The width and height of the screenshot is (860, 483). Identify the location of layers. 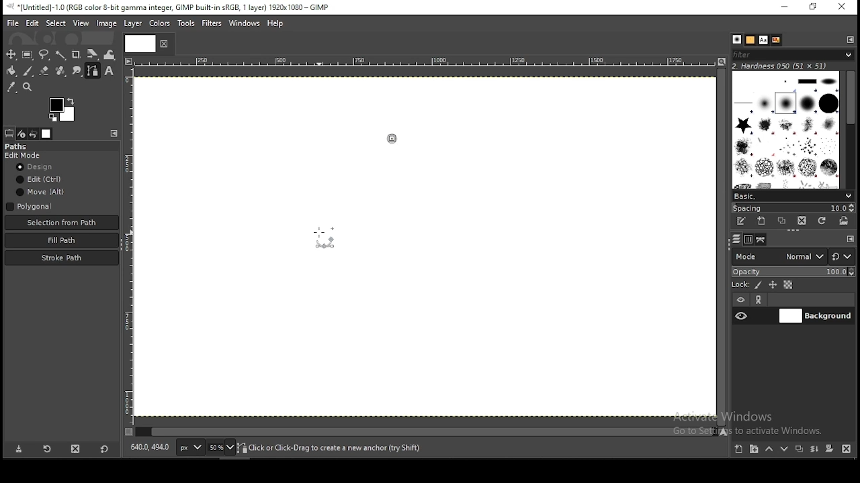
(737, 239).